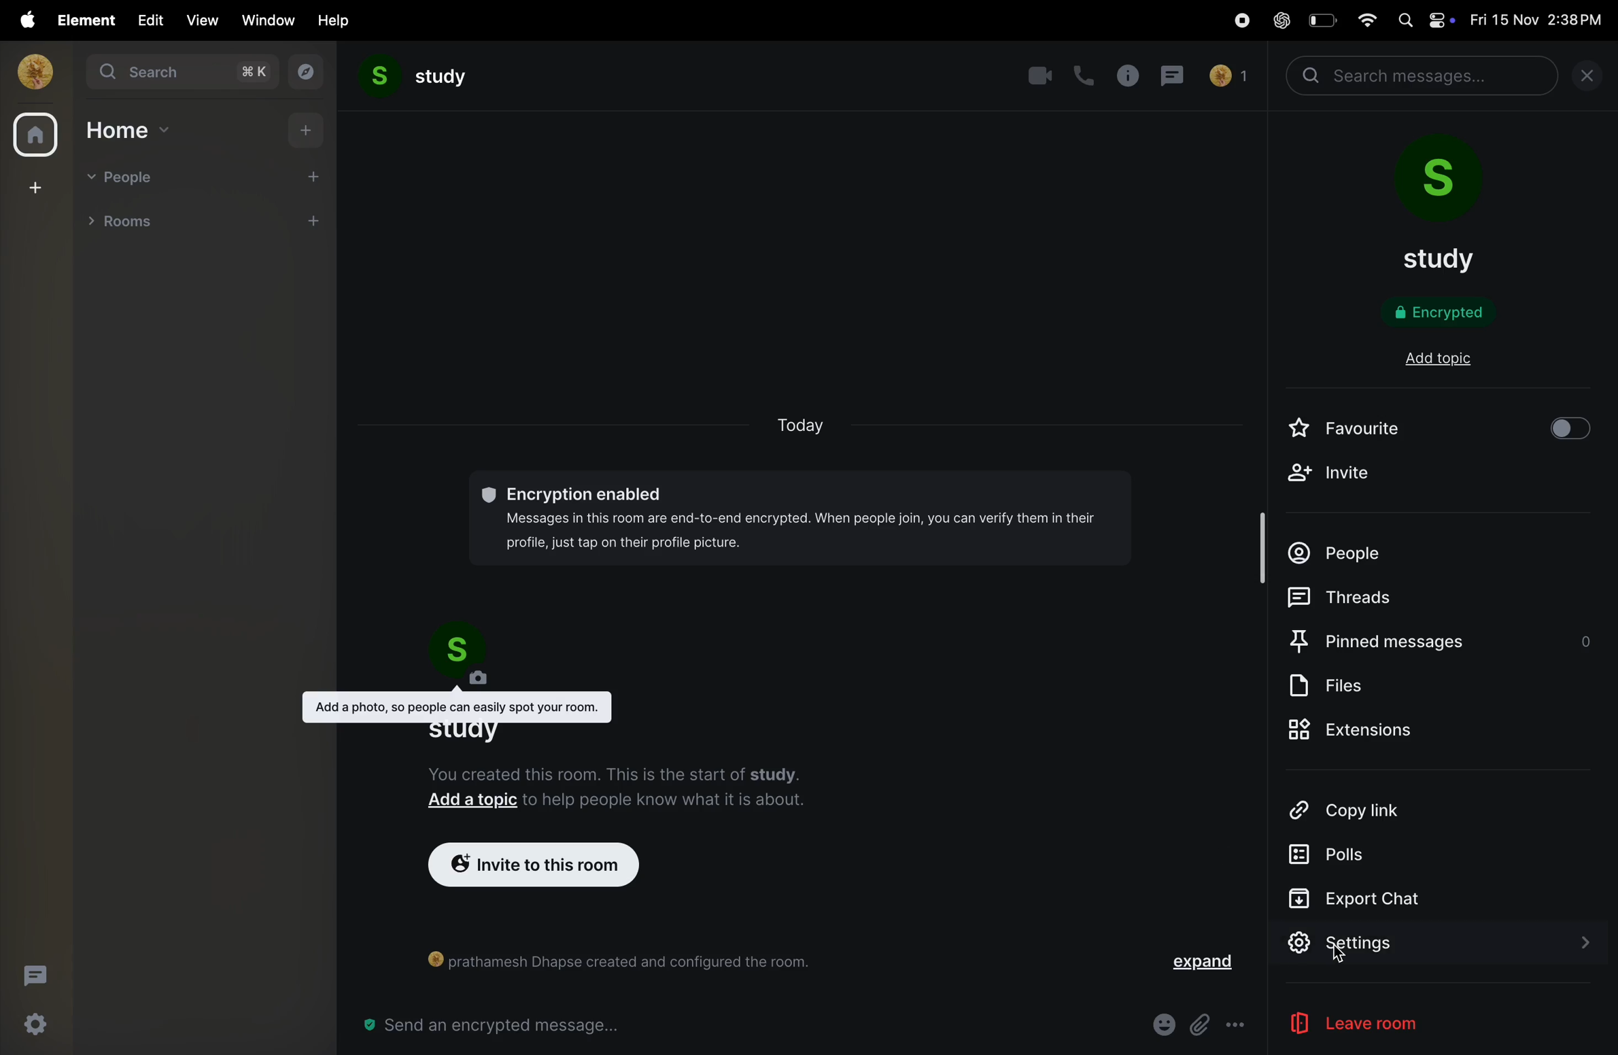 This screenshot has height=1055, width=1618. What do you see at coordinates (1443, 360) in the screenshot?
I see `add topi` at bounding box center [1443, 360].